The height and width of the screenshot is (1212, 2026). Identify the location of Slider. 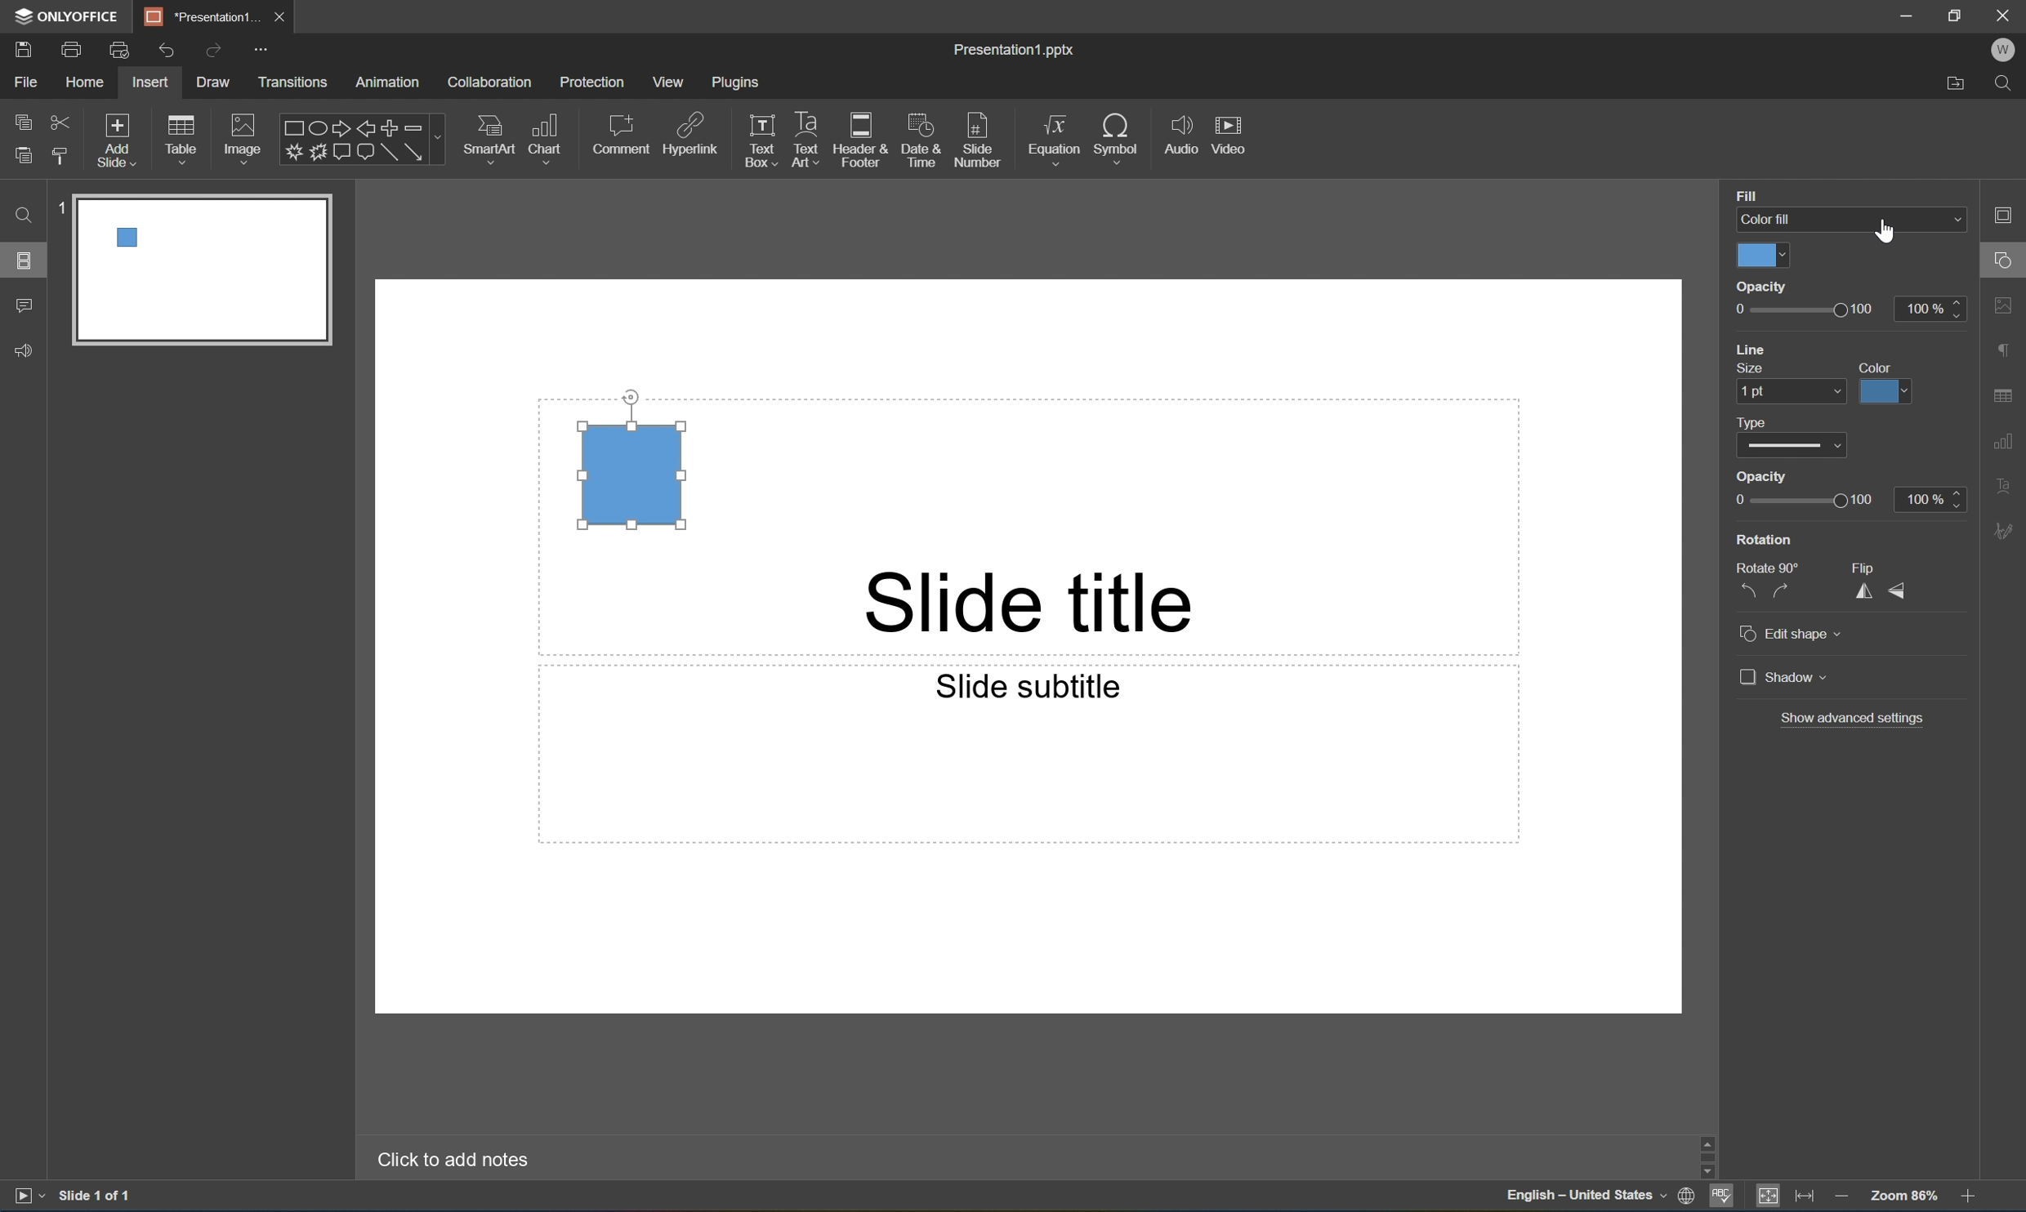
(1801, 501).